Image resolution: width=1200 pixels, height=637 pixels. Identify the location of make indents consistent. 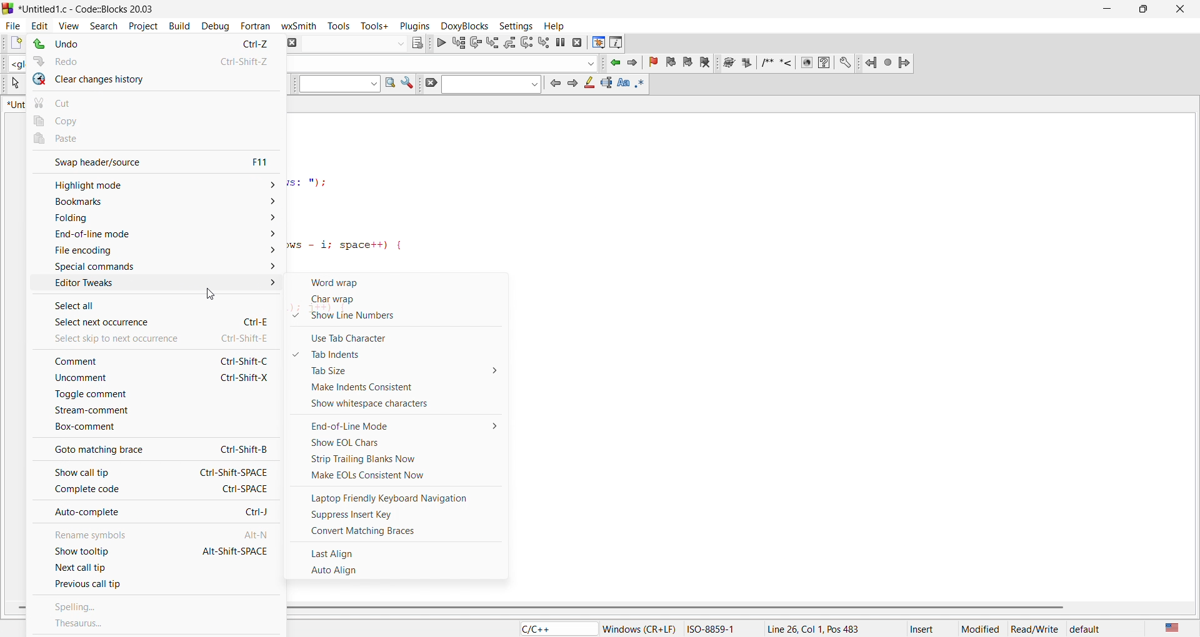
(402, 389).